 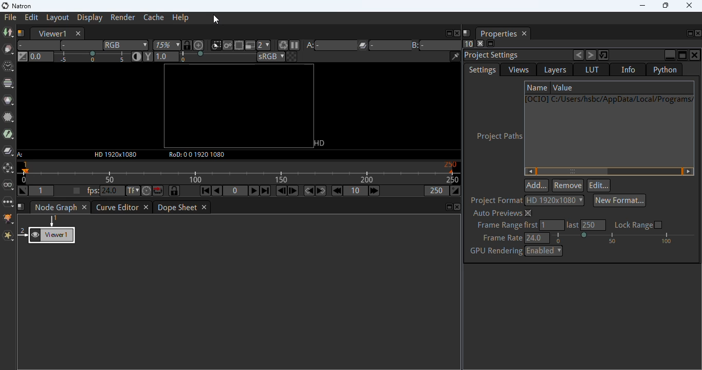 What do you see at coordinates (137, 57) in the screenshot?
I see `auto-contrast` at bounding box center [137, 57].